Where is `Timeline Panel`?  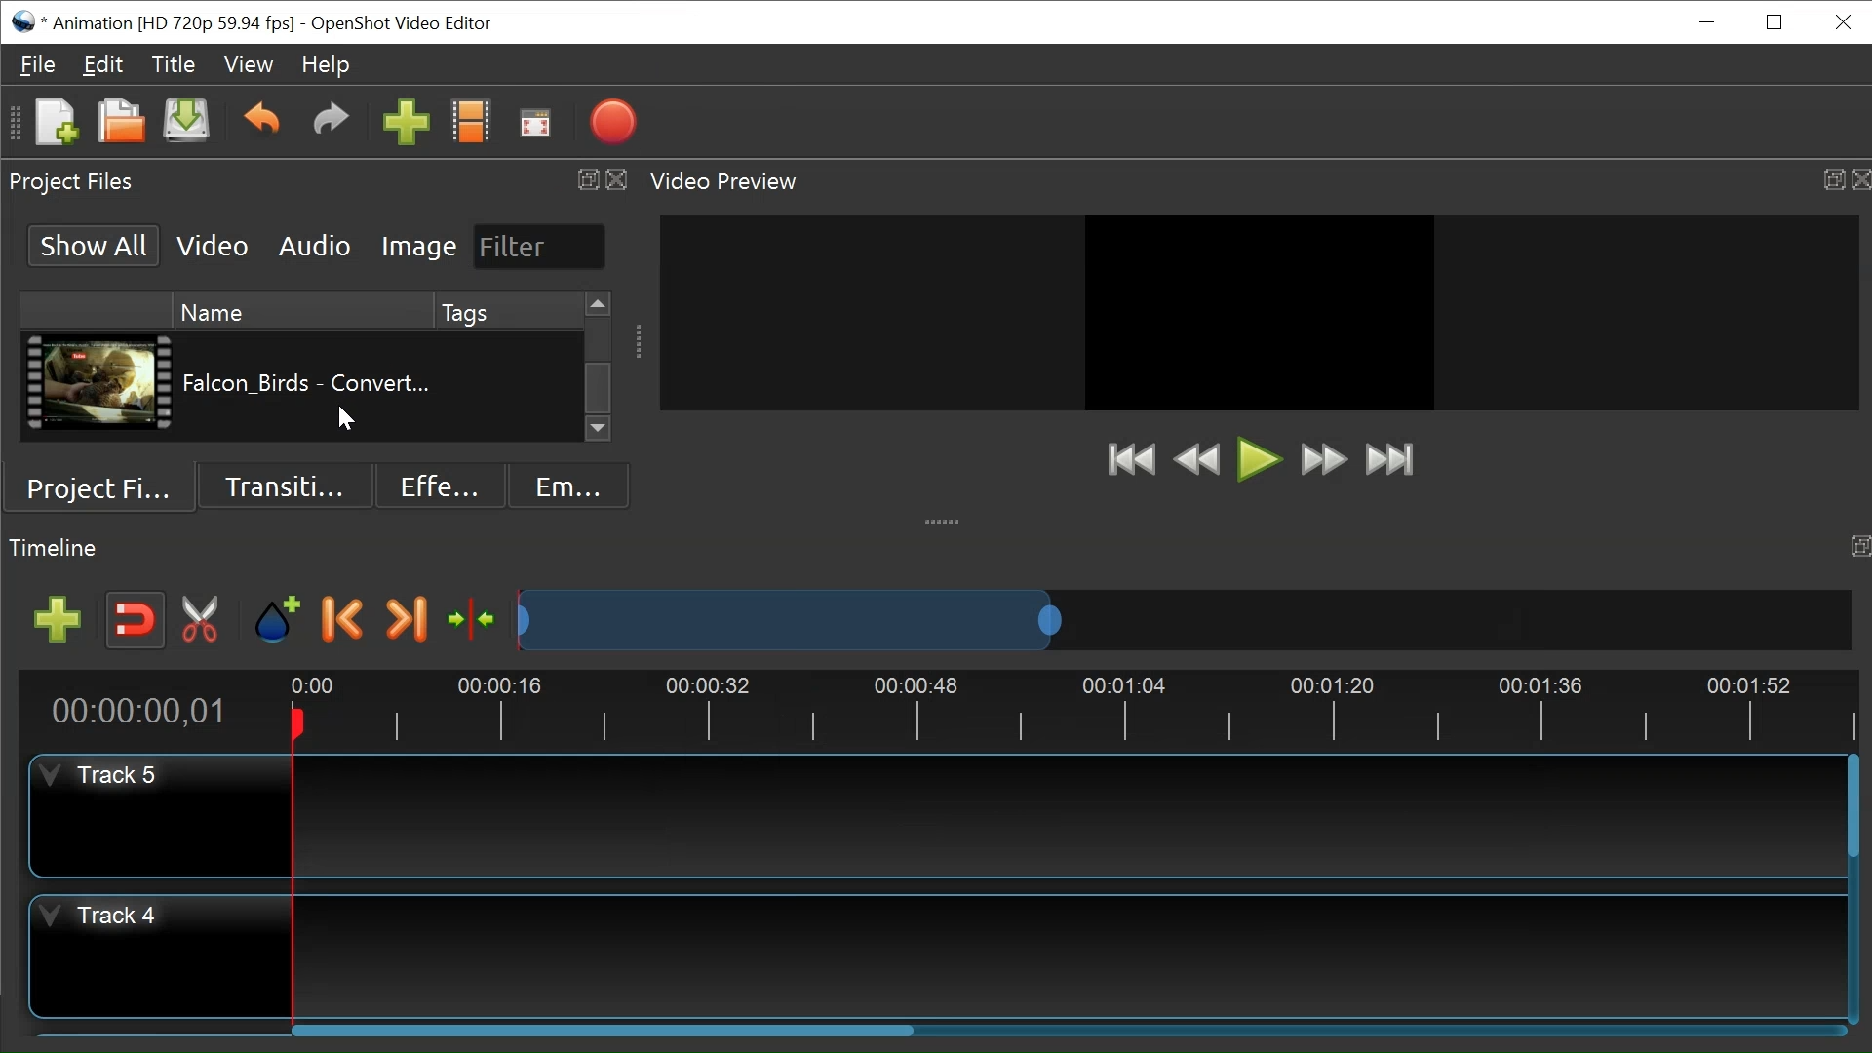
Timeline Panel is located at coordinates (57, 548).